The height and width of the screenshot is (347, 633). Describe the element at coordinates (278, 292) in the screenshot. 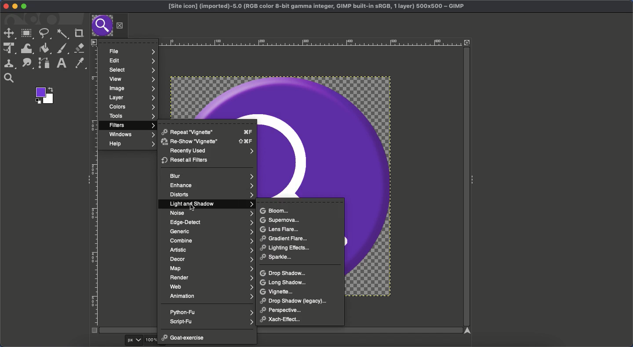

I see `Vignette` at that location.